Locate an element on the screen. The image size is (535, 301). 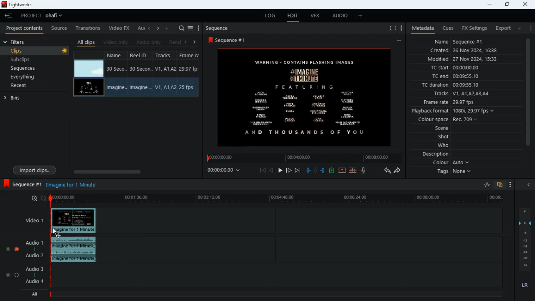
audio is located at coordinates (340, 17).